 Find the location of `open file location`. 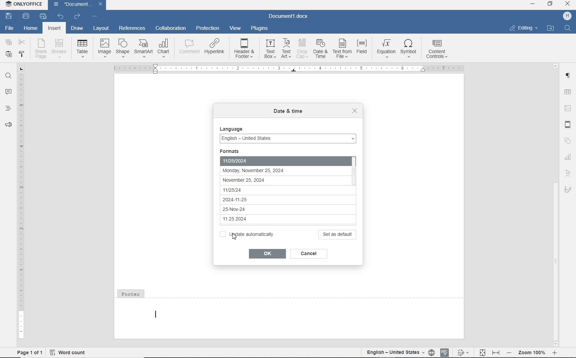

open file location is located at coordinates (551, 28).